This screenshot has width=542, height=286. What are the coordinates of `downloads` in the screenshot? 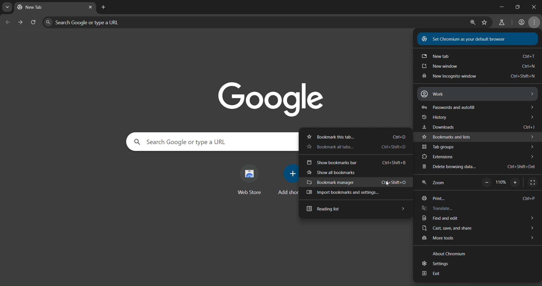 It's located at (479, 126).